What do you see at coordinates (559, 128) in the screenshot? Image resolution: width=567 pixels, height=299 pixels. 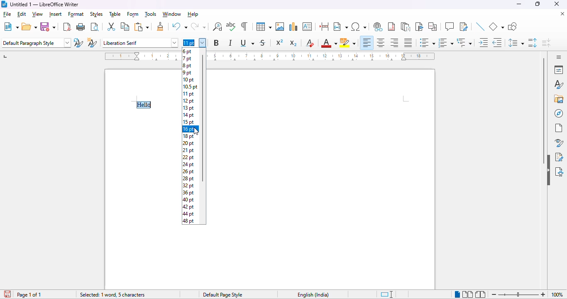 I see `page` at bounding box center [559, 128].